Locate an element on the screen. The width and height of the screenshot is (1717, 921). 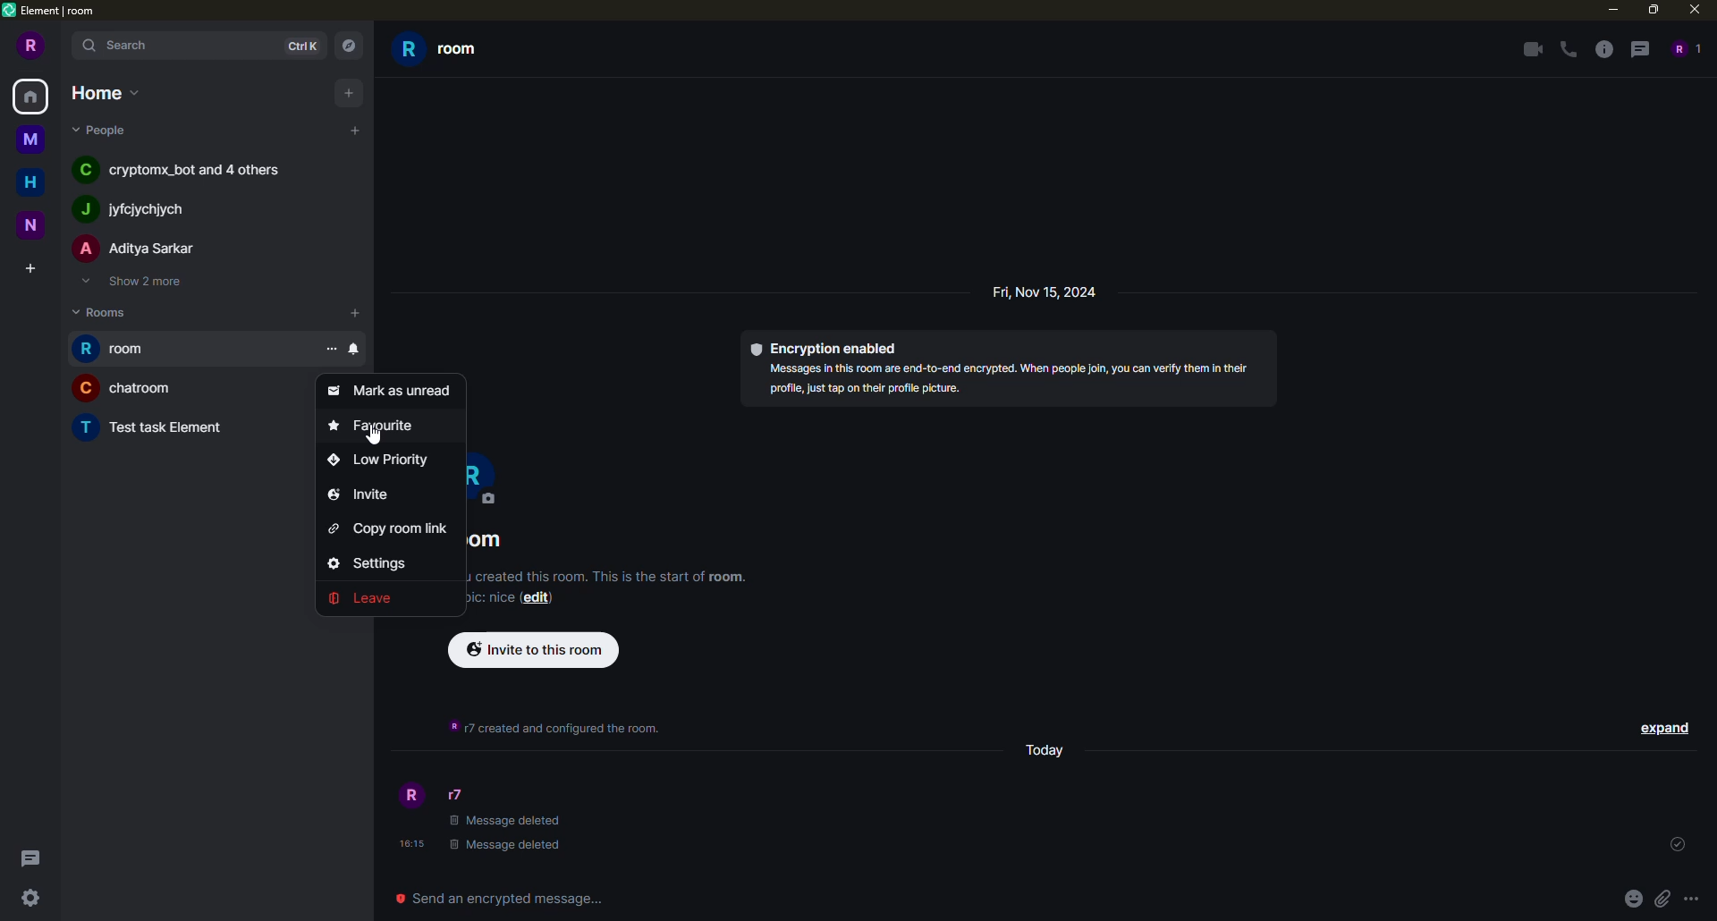
search is located at coordinates (119, 46).